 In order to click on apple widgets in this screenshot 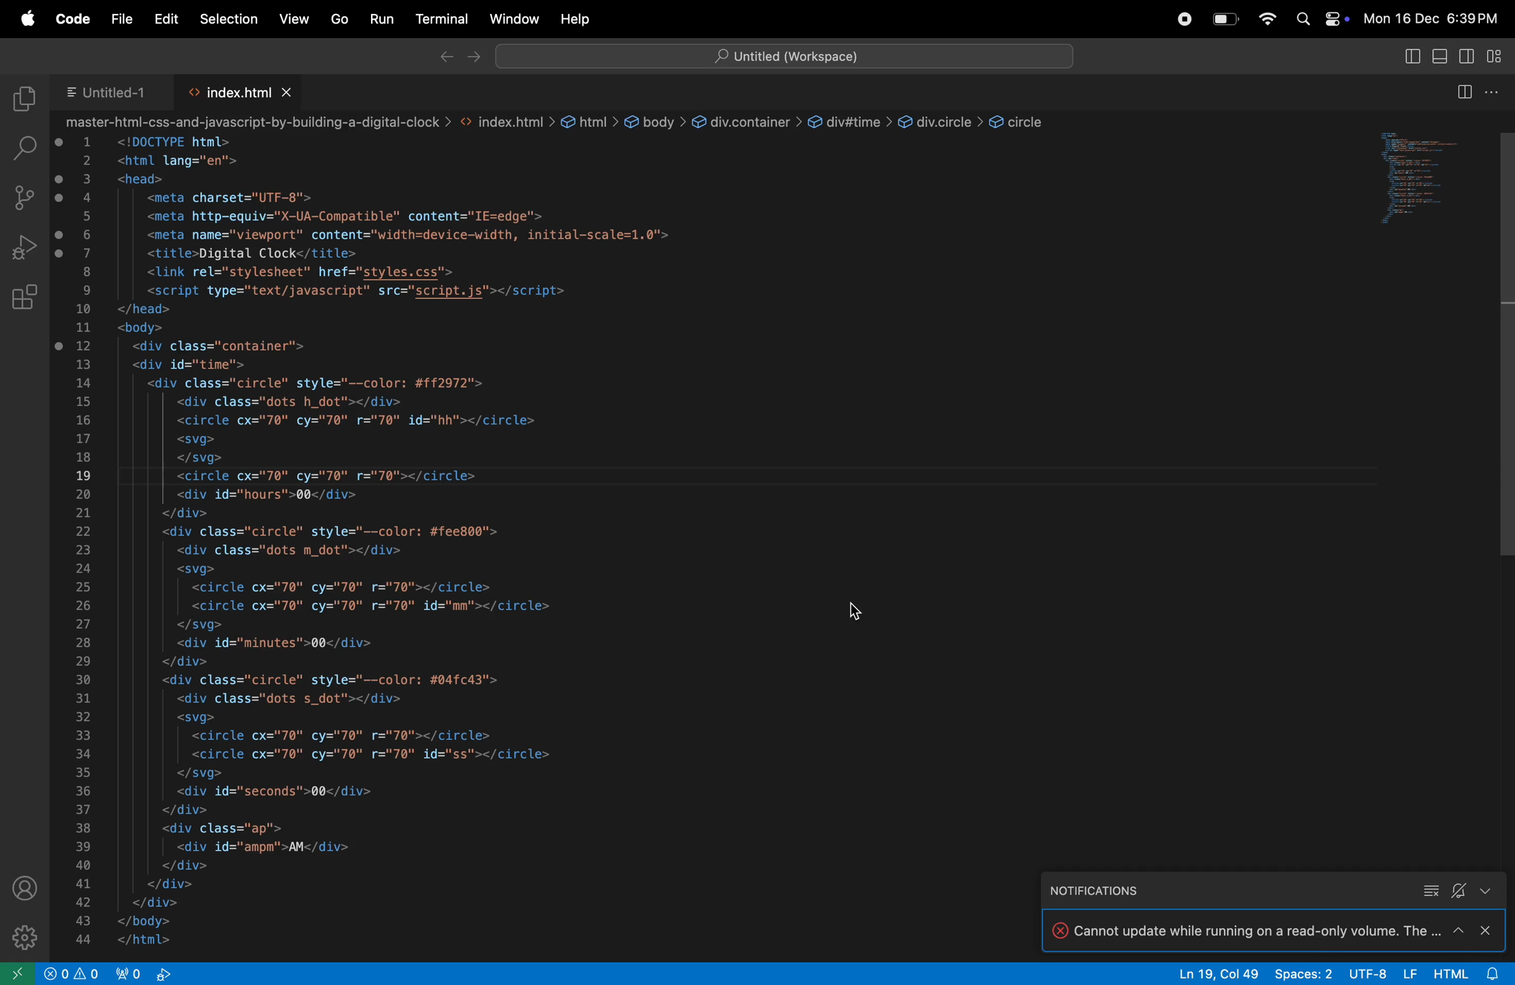, I will do `click(1322, 16)`.